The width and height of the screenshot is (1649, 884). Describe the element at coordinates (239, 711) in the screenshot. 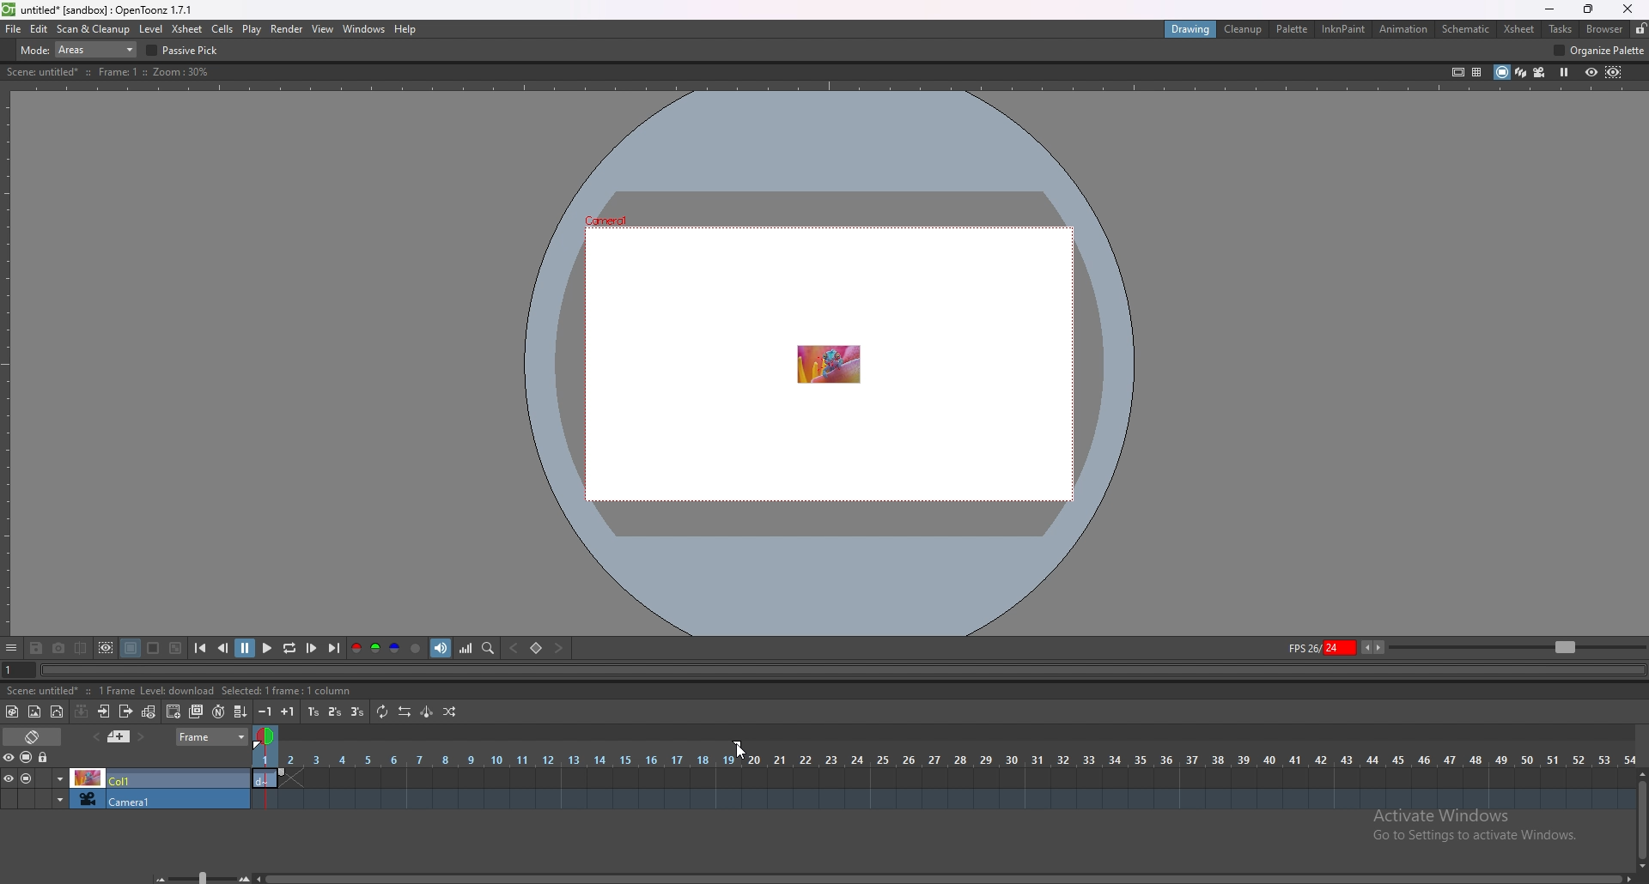

I see `fill in empty cells` at that location.